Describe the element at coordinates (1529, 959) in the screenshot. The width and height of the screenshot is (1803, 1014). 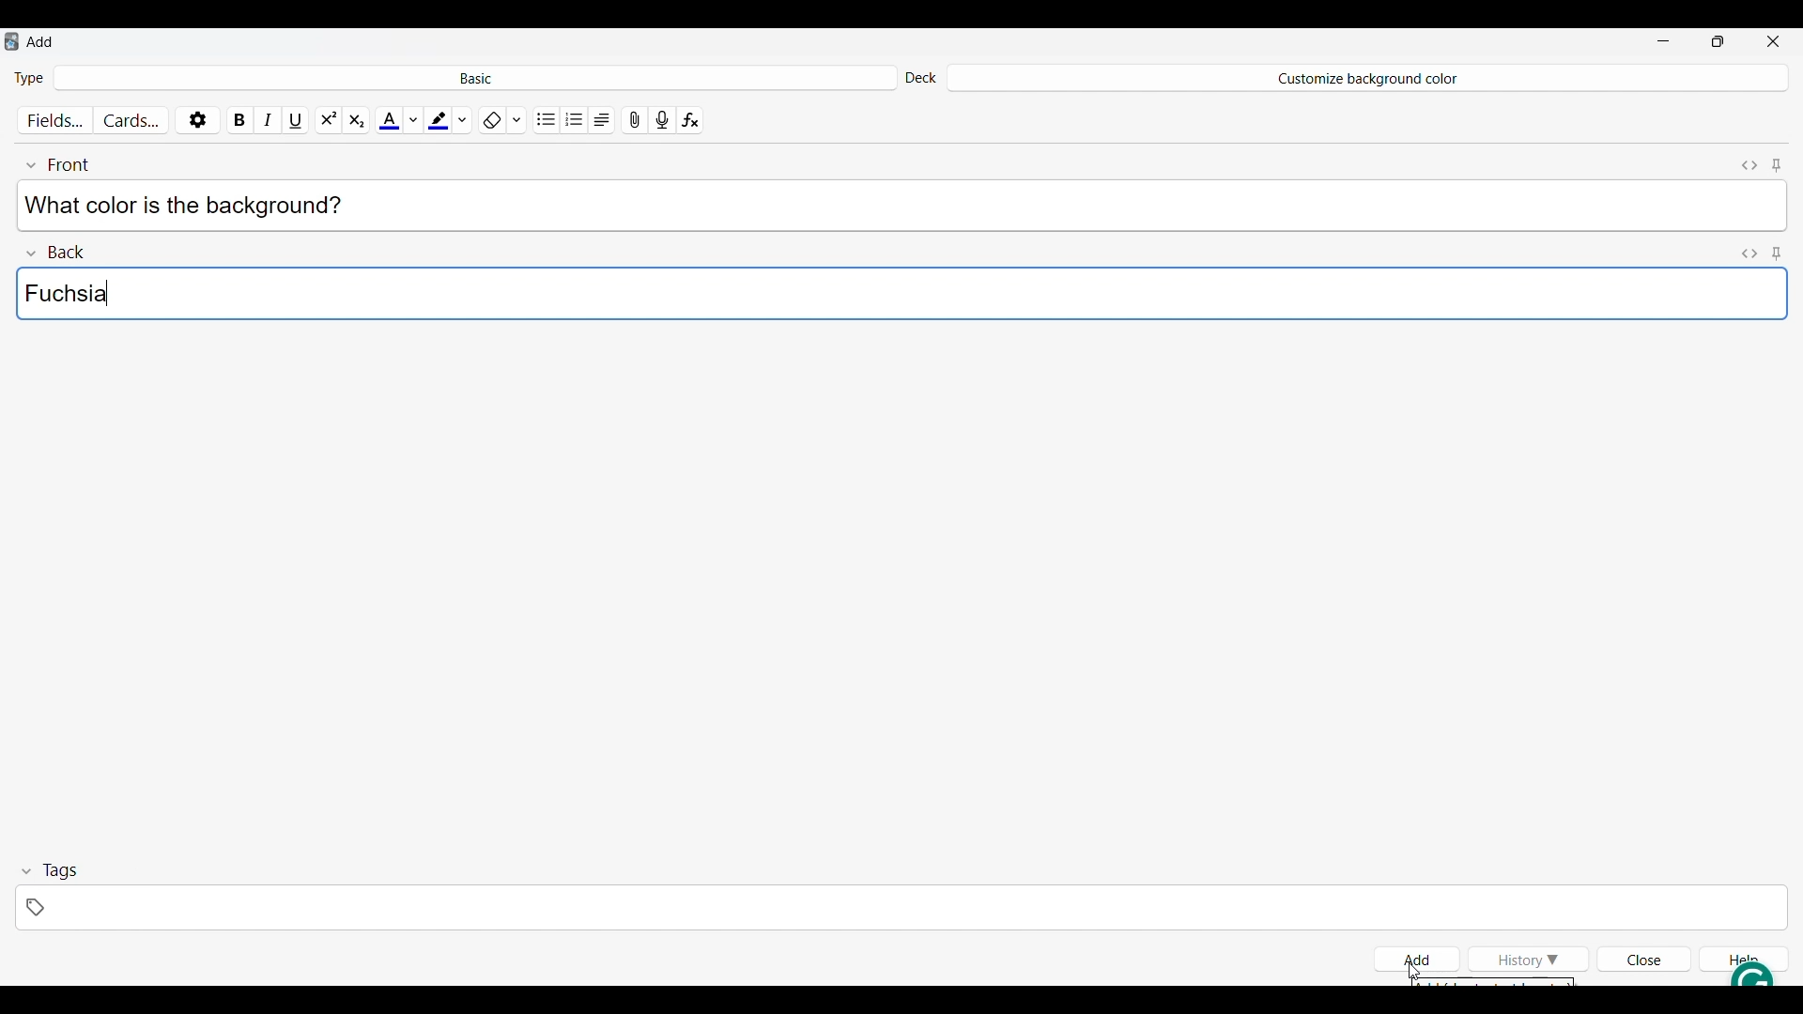
I see `` at that location.